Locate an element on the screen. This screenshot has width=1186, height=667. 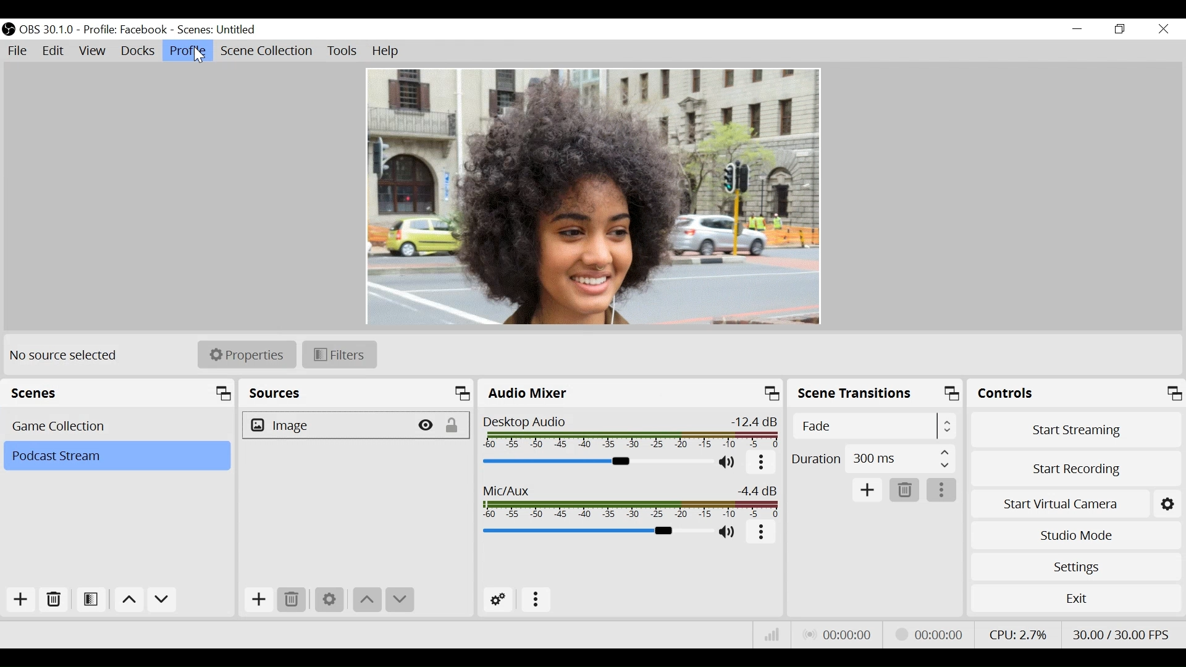
More options is located at coordinates (538, 601).